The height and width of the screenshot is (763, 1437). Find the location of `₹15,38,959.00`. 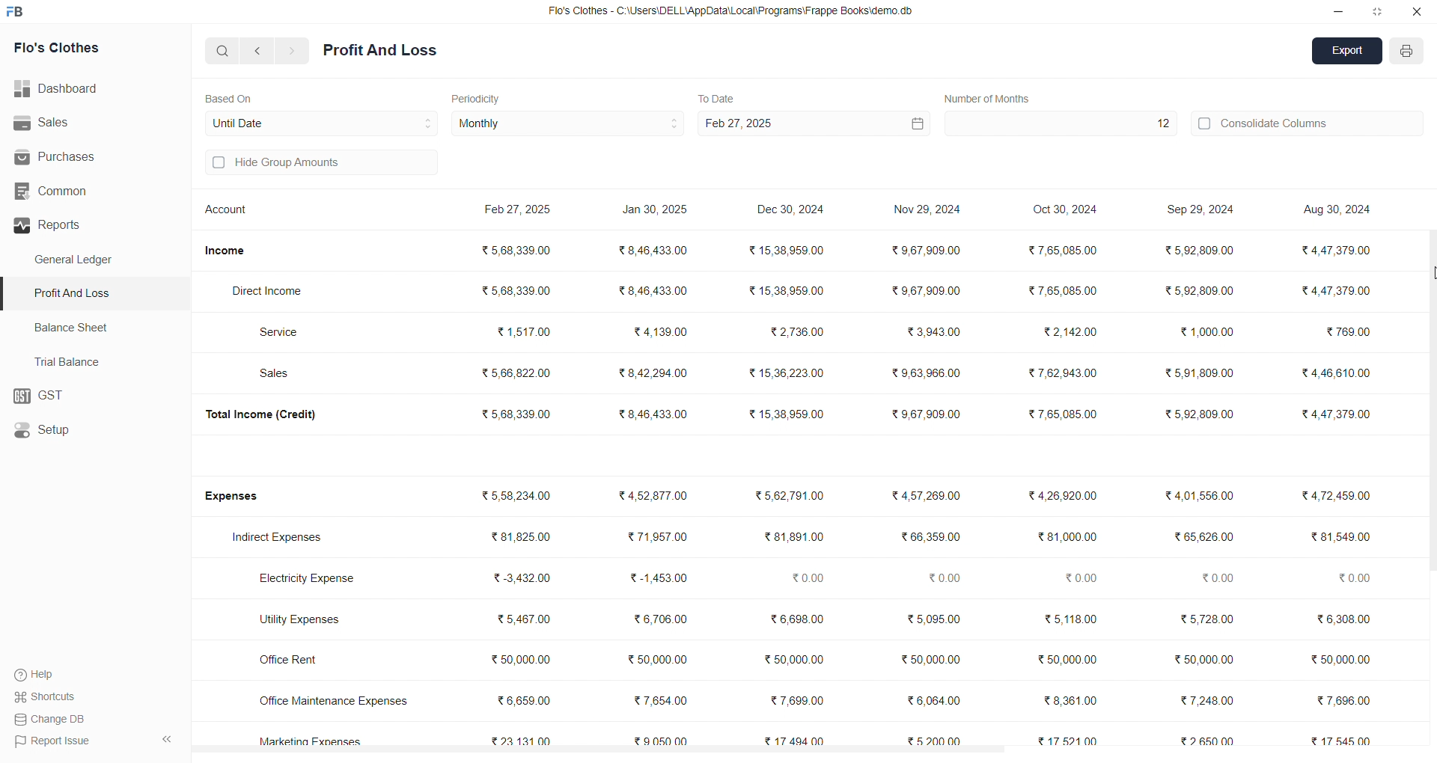

₹15,38,959.00 is located at coordinates (794, 251).